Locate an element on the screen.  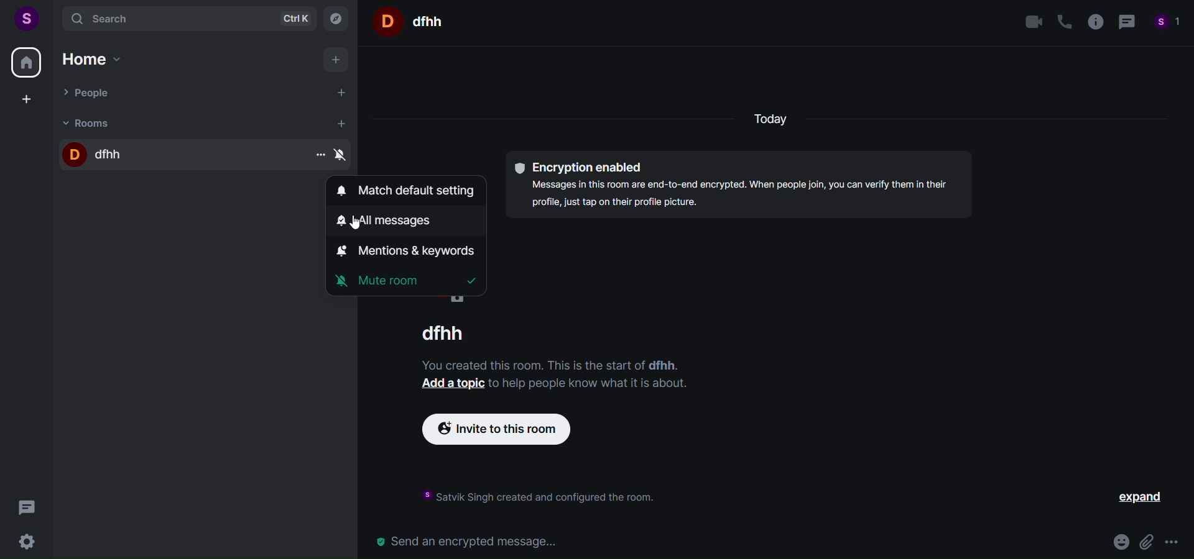
room info is located at coordinates (1096, 22).